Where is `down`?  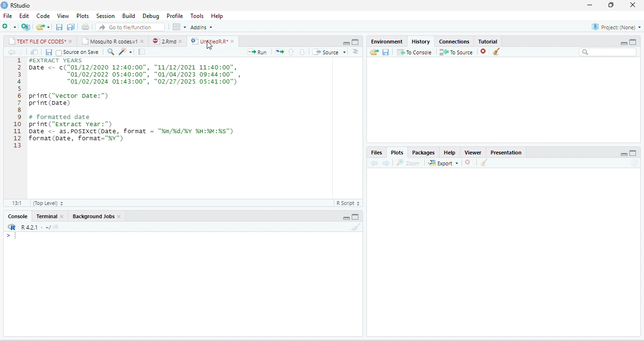 down is located at coordinates (302, 52).